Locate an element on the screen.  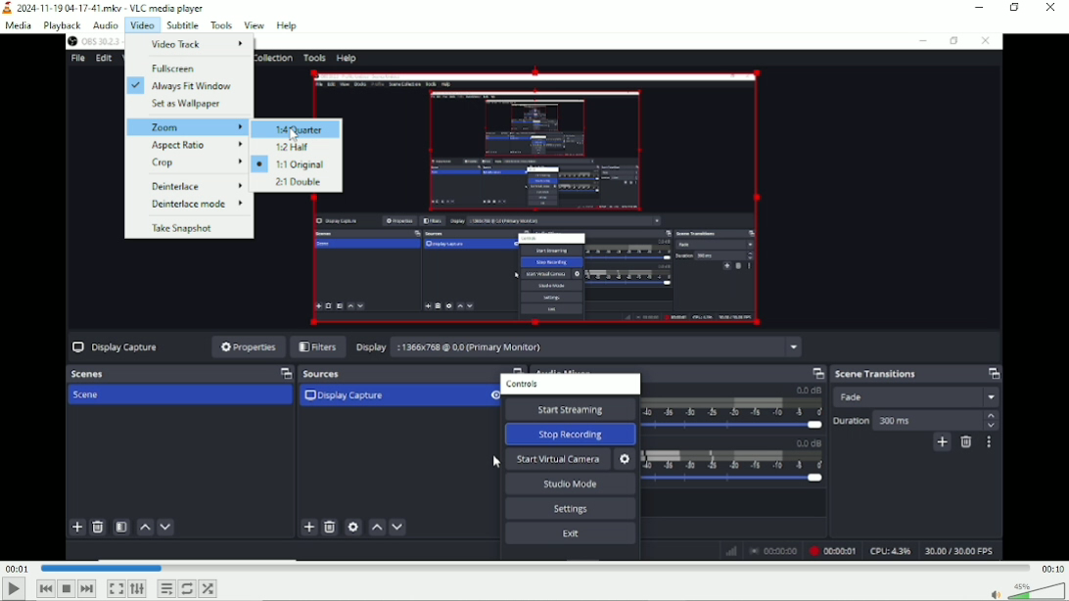
restore down is located at coordinates (1016, 8).